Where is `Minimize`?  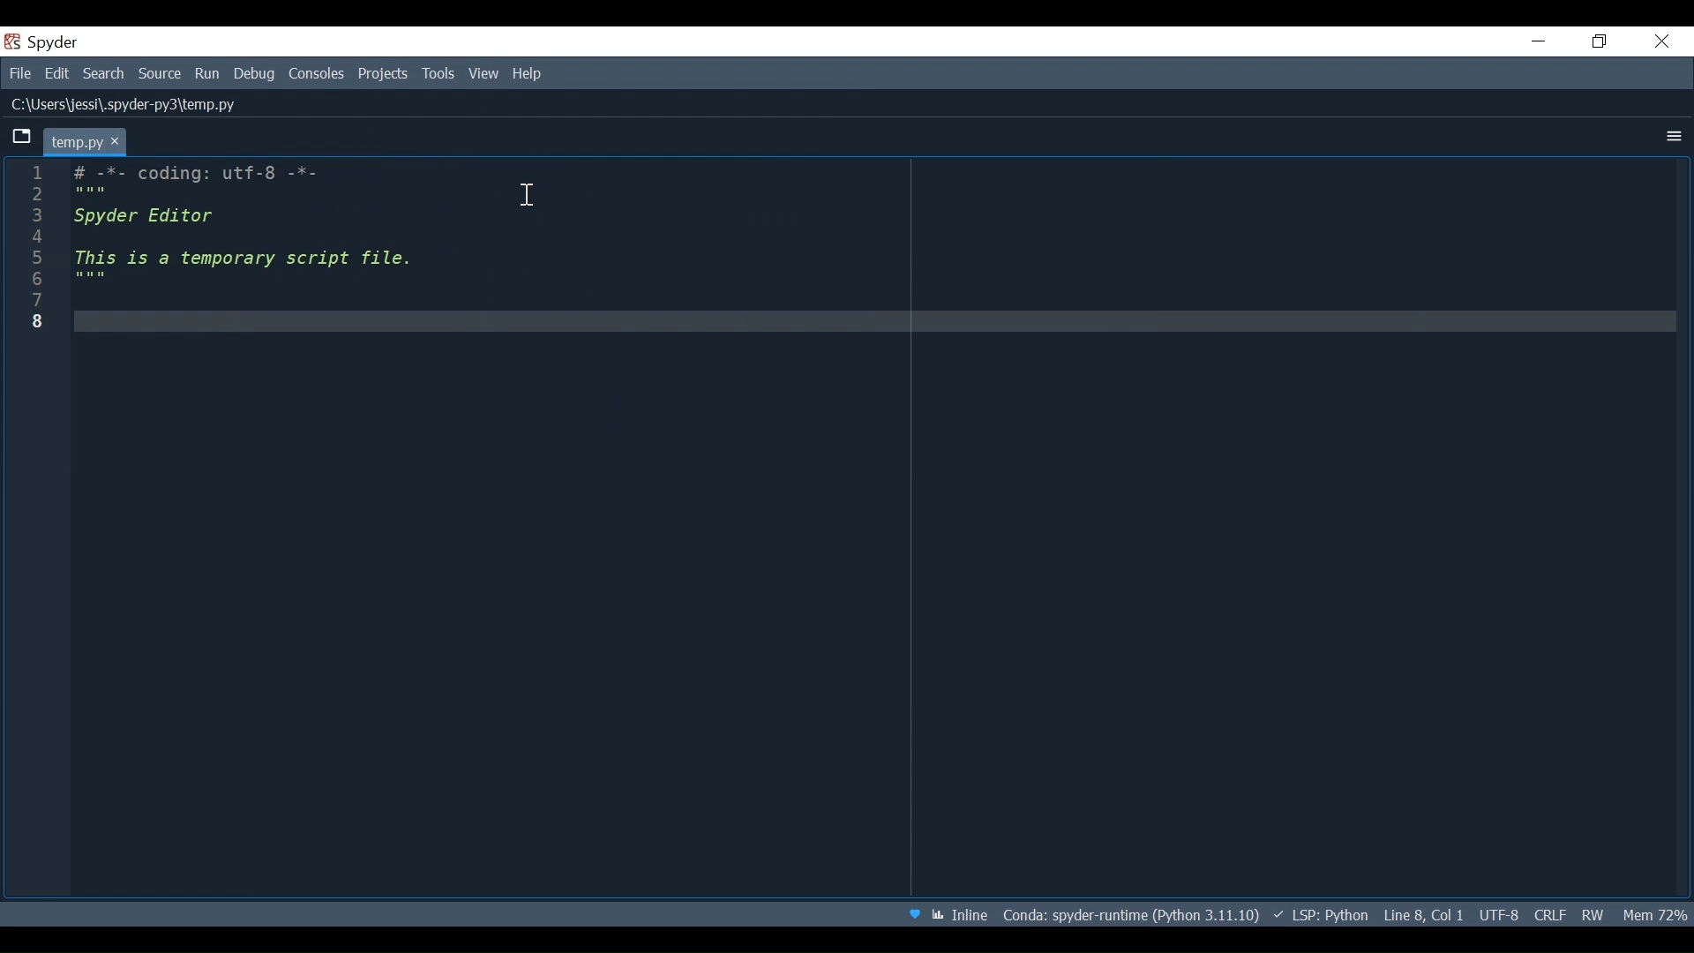 Minimize is located at coordinates (1538, 41).